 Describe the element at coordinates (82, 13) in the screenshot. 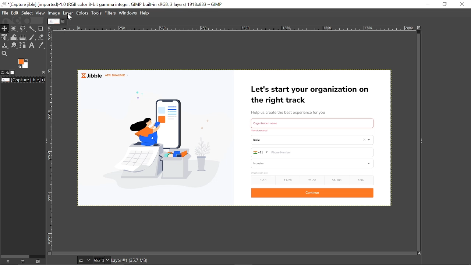

I see `Colors` at that location.